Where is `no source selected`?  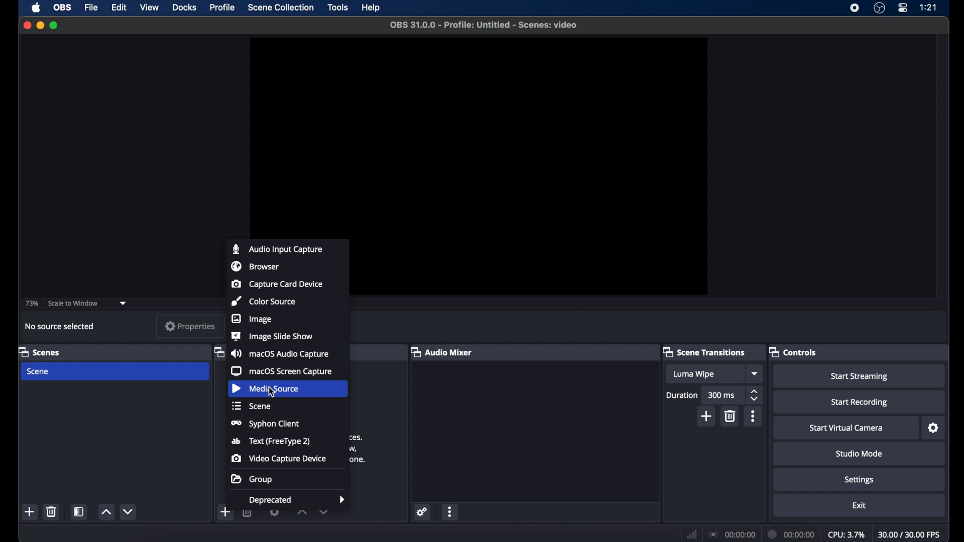 no source selected is located at coordinates (61, 326).